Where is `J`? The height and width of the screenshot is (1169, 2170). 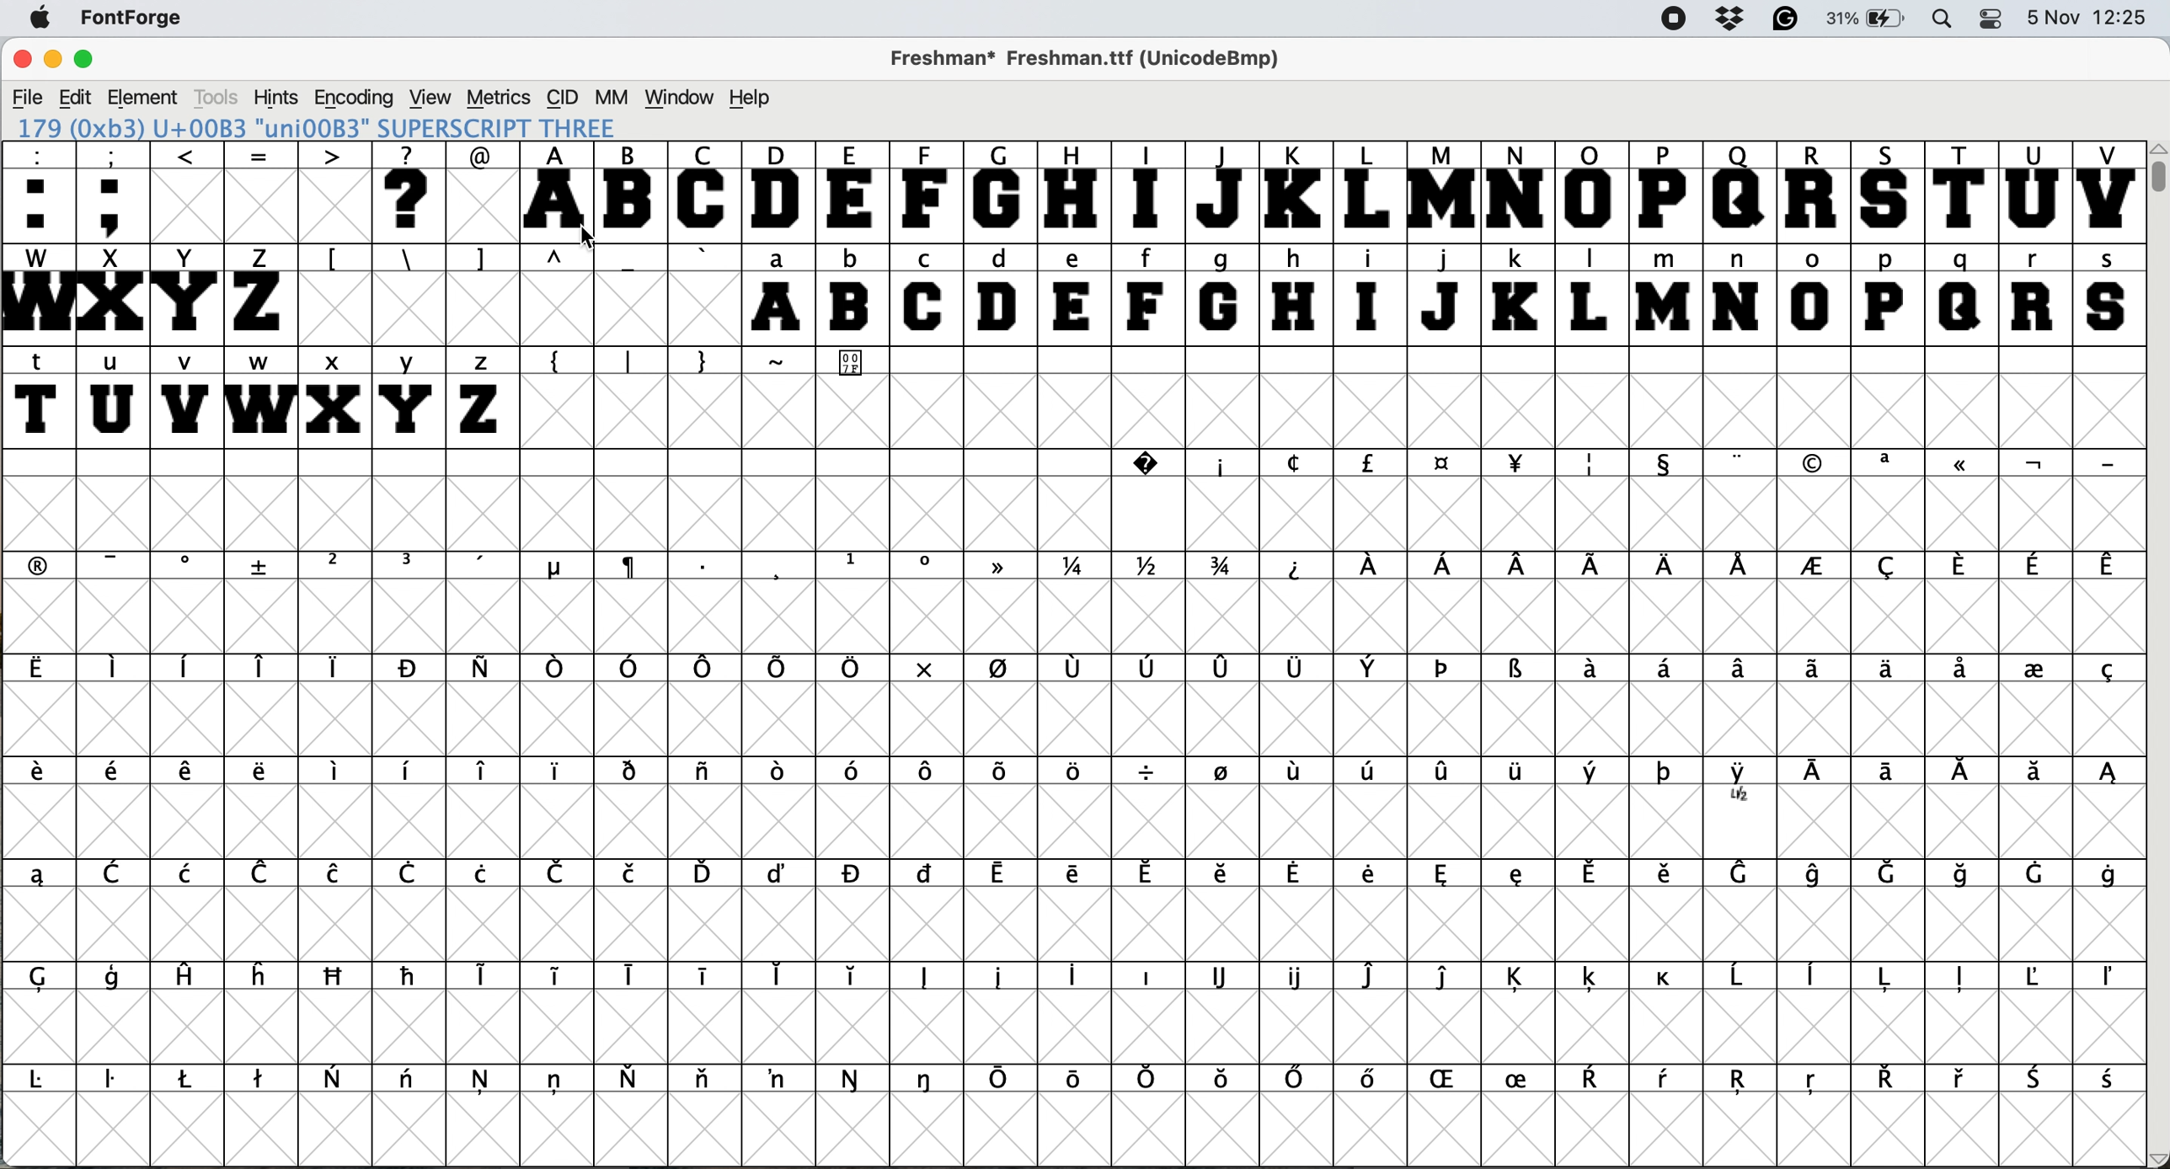 J is located at coordinates (1221, 191).